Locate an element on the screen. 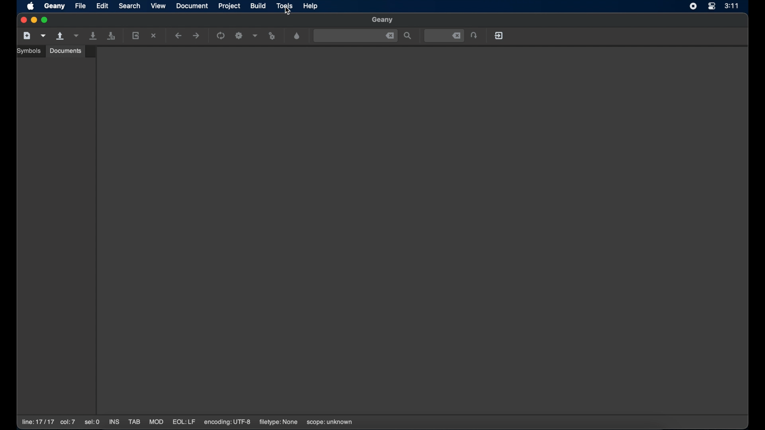 The image size is (765, 430). navigate backward a location is located at coordinates (178, 36).